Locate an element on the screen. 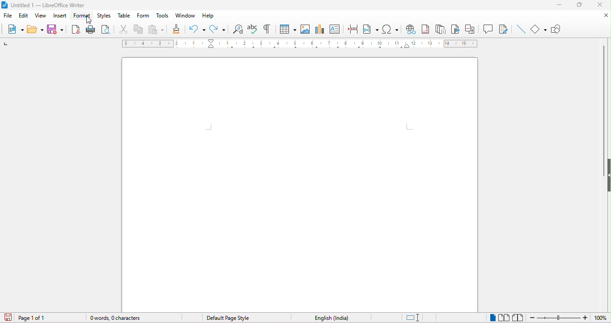 The height and width of the screenshot is (323, 611). cross reference is located at coordinates (472, 29).